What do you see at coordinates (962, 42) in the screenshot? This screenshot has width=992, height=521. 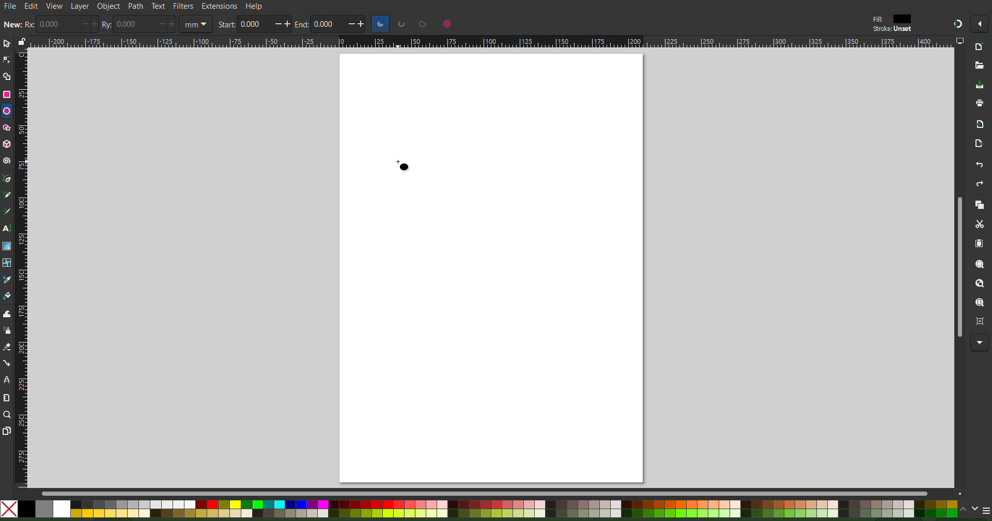 I see `computer icon` at bounding box center [962, 42].